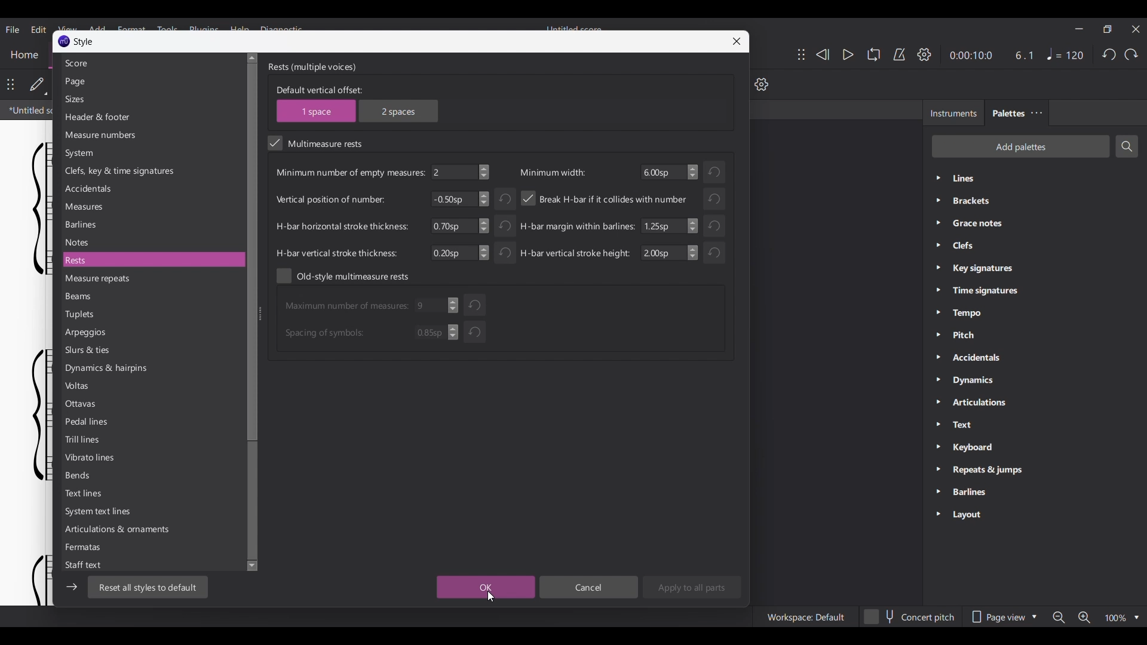 This screenshot has height=645, width=1147. What do you see at coordinates (1116, 618) in the screenshot?
I see `Current zoom factor` at bounding box center [1116, 618].